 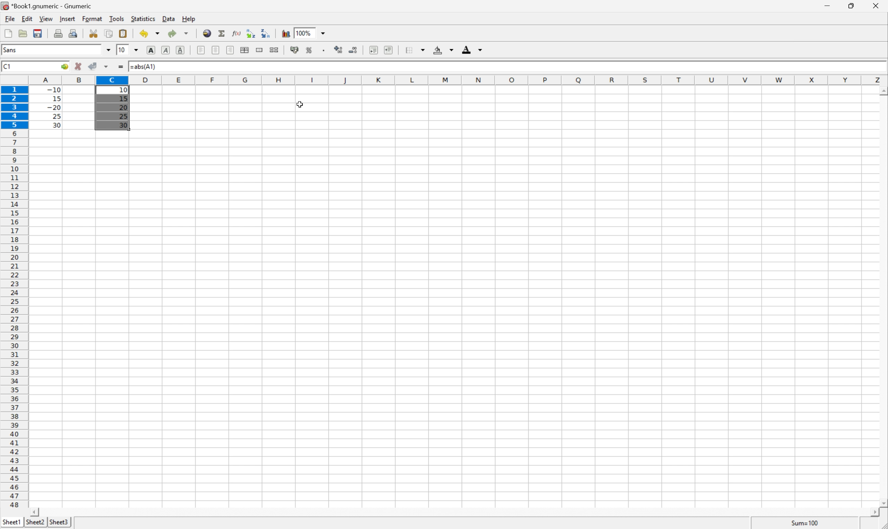 I want to click on Format, so click(x=93, y=18).